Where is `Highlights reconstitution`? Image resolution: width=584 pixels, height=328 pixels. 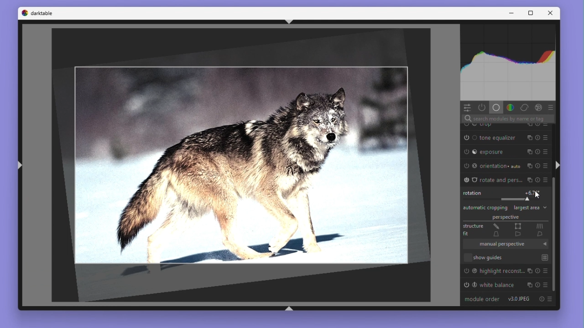
Highlights reconstitution is located at coordinates (505, 271).